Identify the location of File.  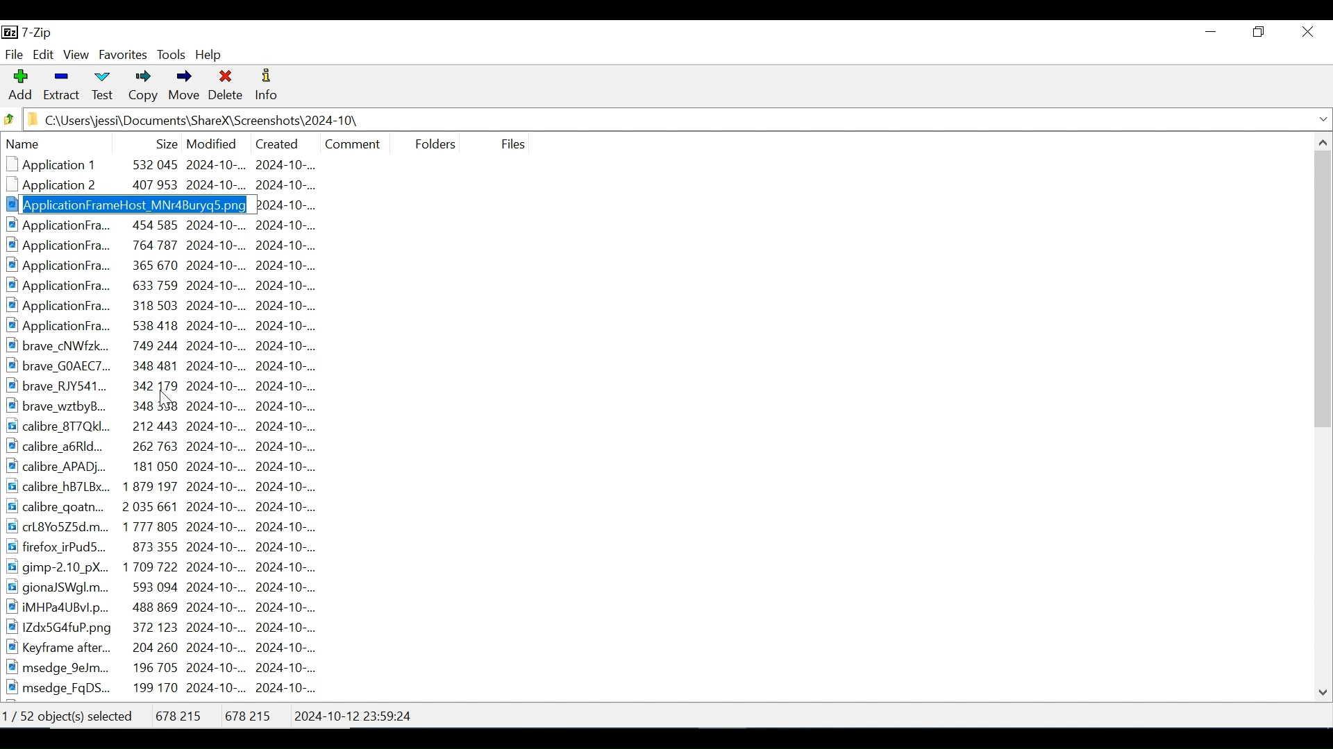
(511, 144).